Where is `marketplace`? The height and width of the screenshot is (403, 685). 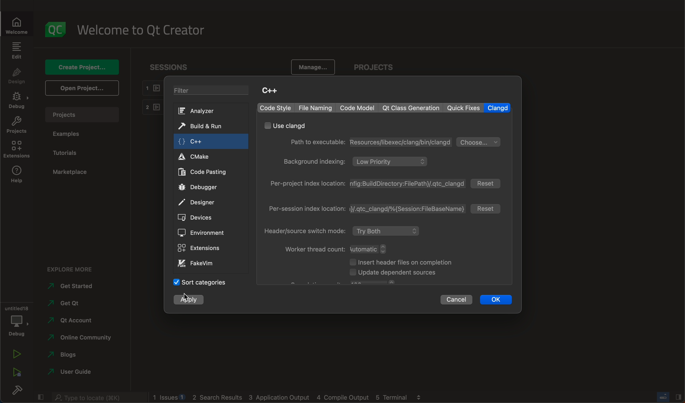
marketplace is located at coordinates (73, 171).